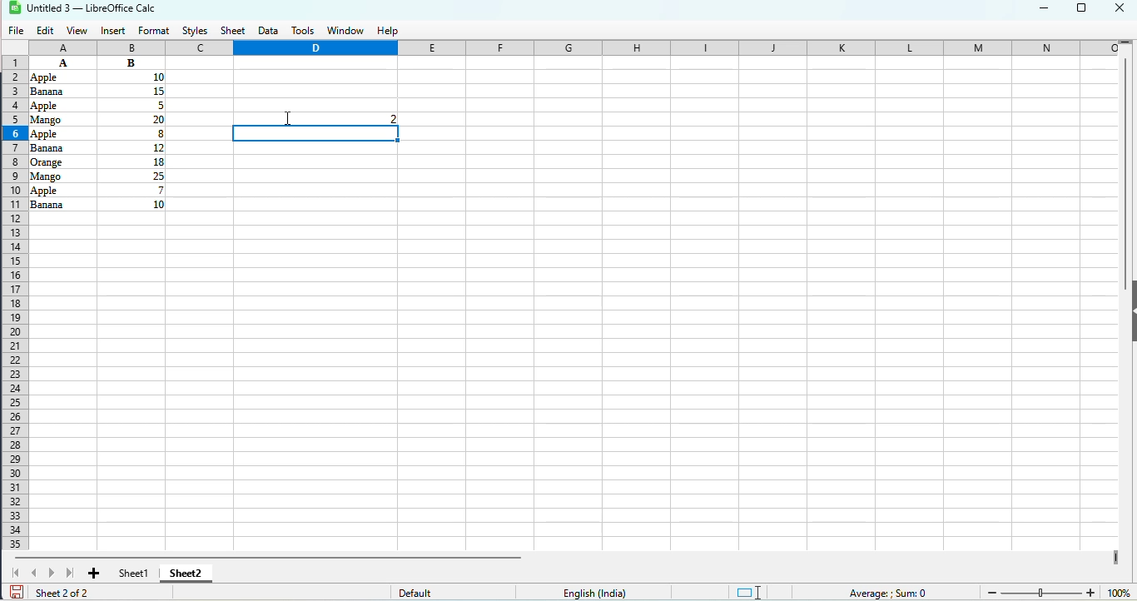  What do you see at coordinates (415, 589) in the screenshot?
I see `default` at bounding box center [415, 589].